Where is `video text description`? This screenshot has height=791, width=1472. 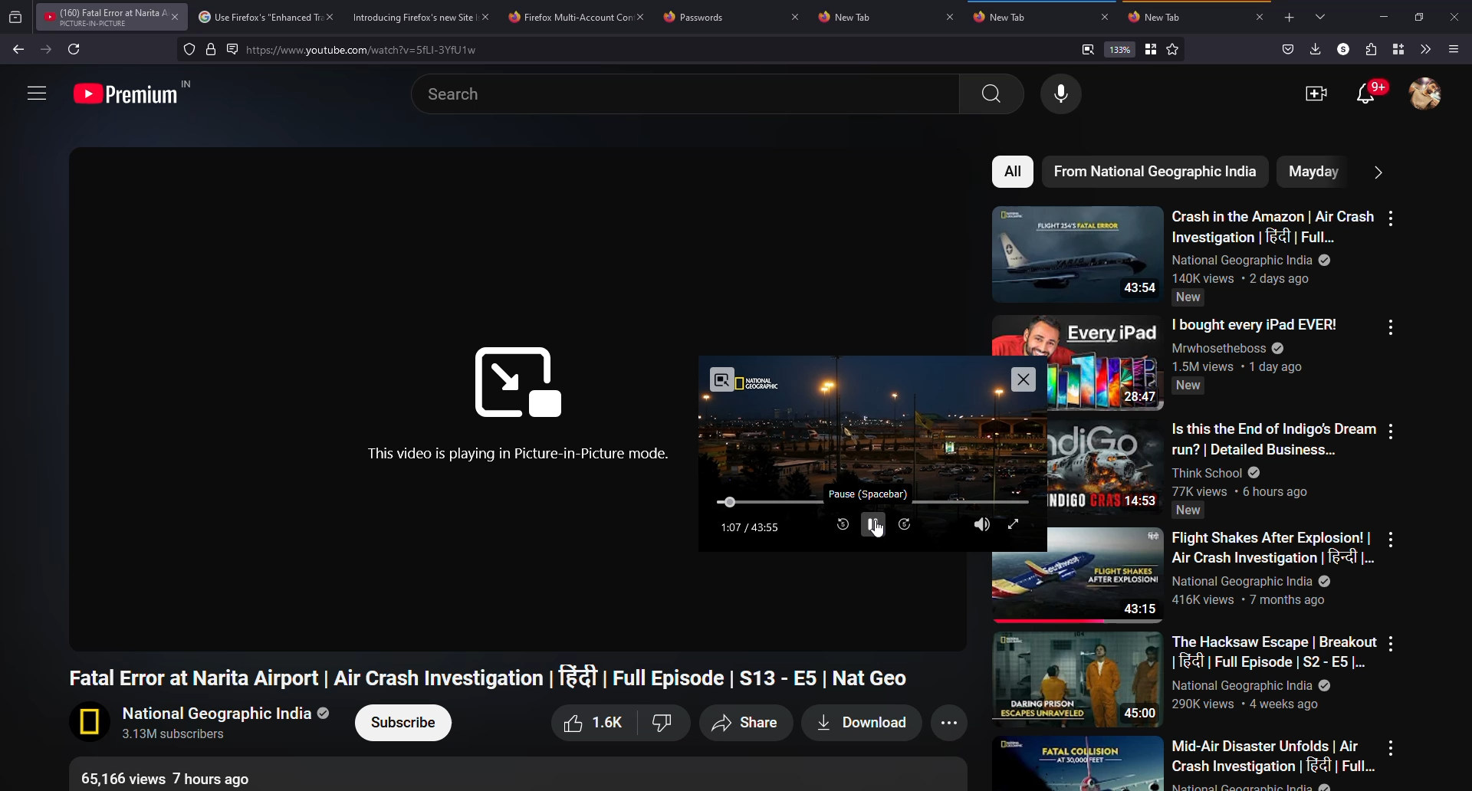 video text description is located at coordinates (1273, 245).